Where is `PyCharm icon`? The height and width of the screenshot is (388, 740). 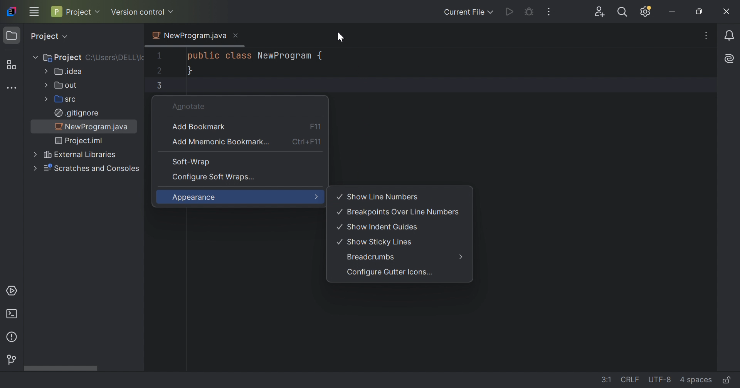 PyCharm icon is located at coordinates (11, 12).